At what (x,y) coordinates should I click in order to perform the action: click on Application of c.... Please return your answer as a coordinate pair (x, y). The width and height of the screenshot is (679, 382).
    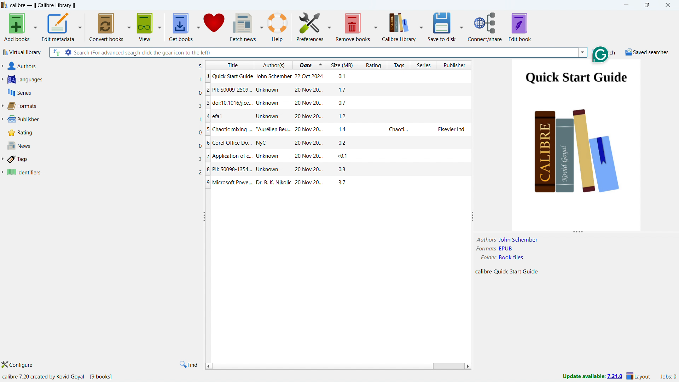
    Looking at the image, I should click on (337, 156).